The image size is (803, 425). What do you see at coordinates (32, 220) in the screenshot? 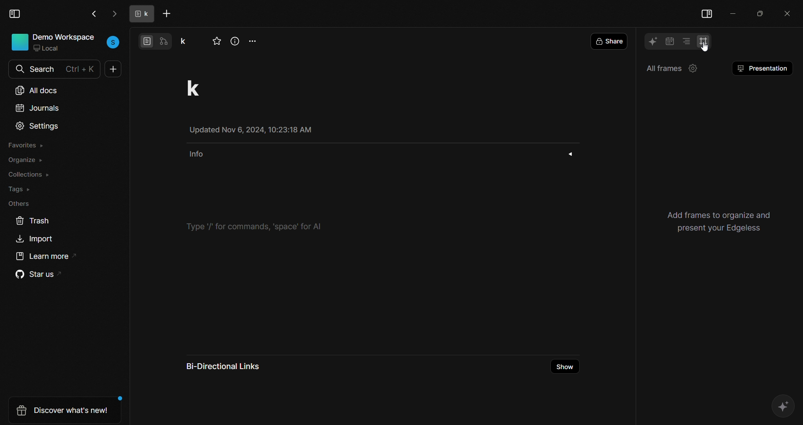
I see `trash` at bounding box center [32, 220].